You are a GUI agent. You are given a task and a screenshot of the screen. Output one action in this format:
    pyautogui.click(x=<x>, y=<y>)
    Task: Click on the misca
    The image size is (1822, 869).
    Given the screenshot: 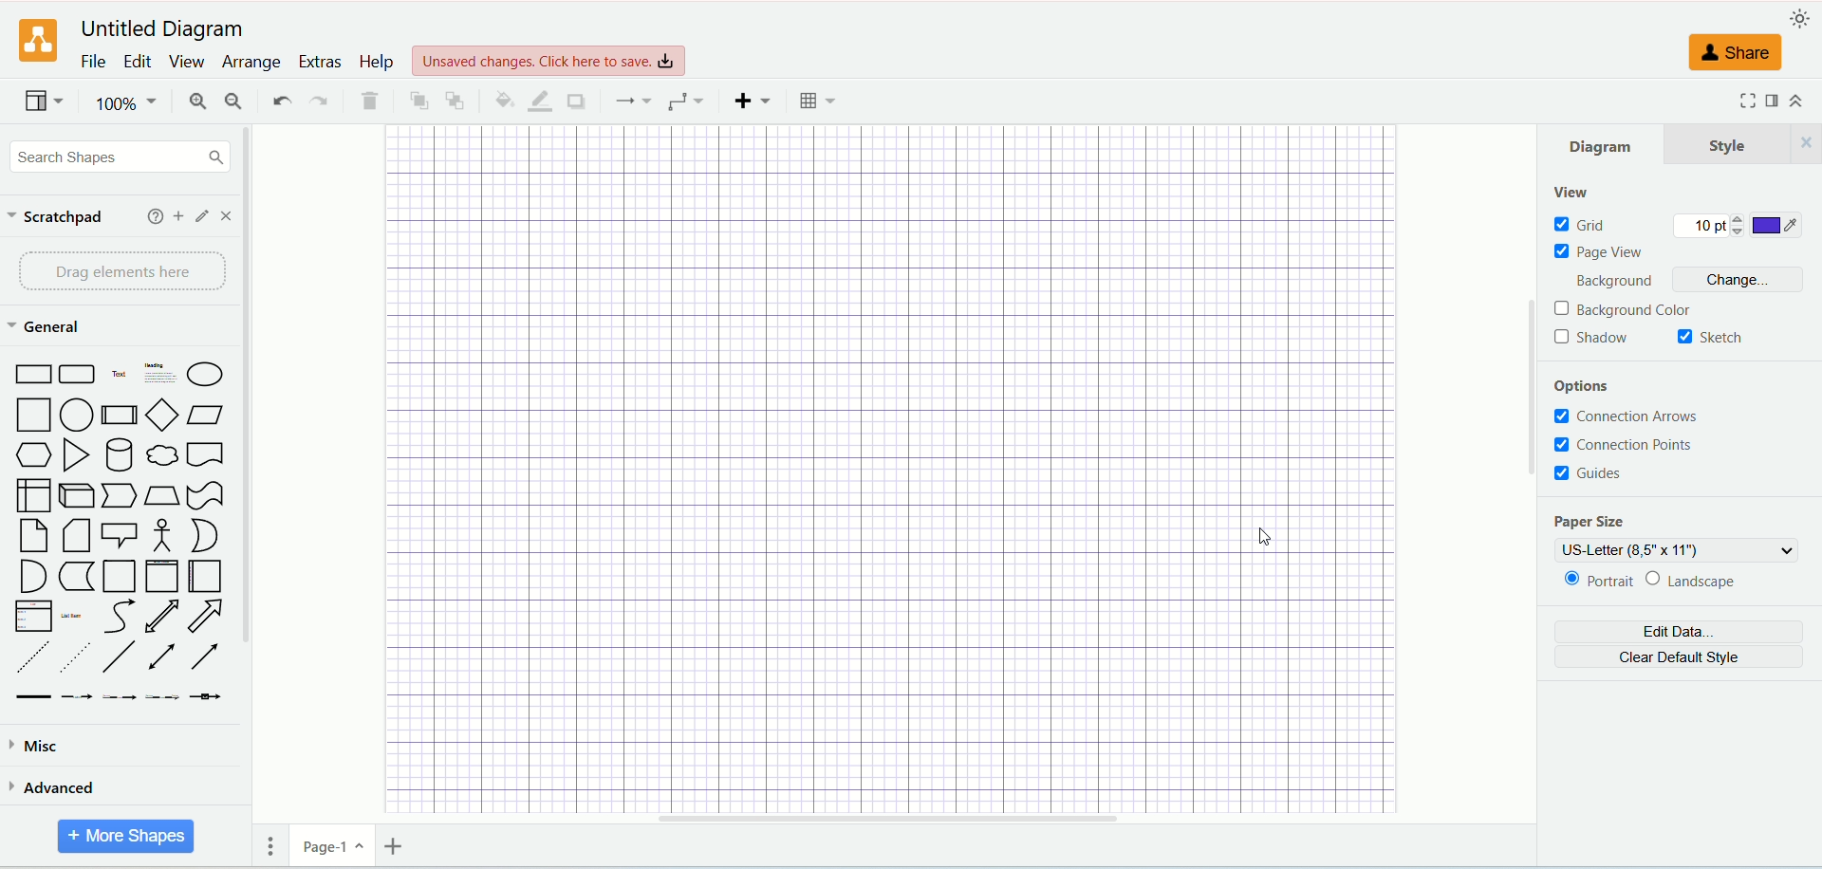 What is the action you would take?
    pyautogui.click(x=39, y=747)
    